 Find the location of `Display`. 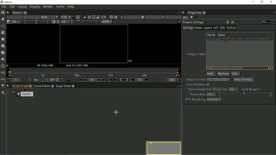

Display is located at coordinates (35, 7).